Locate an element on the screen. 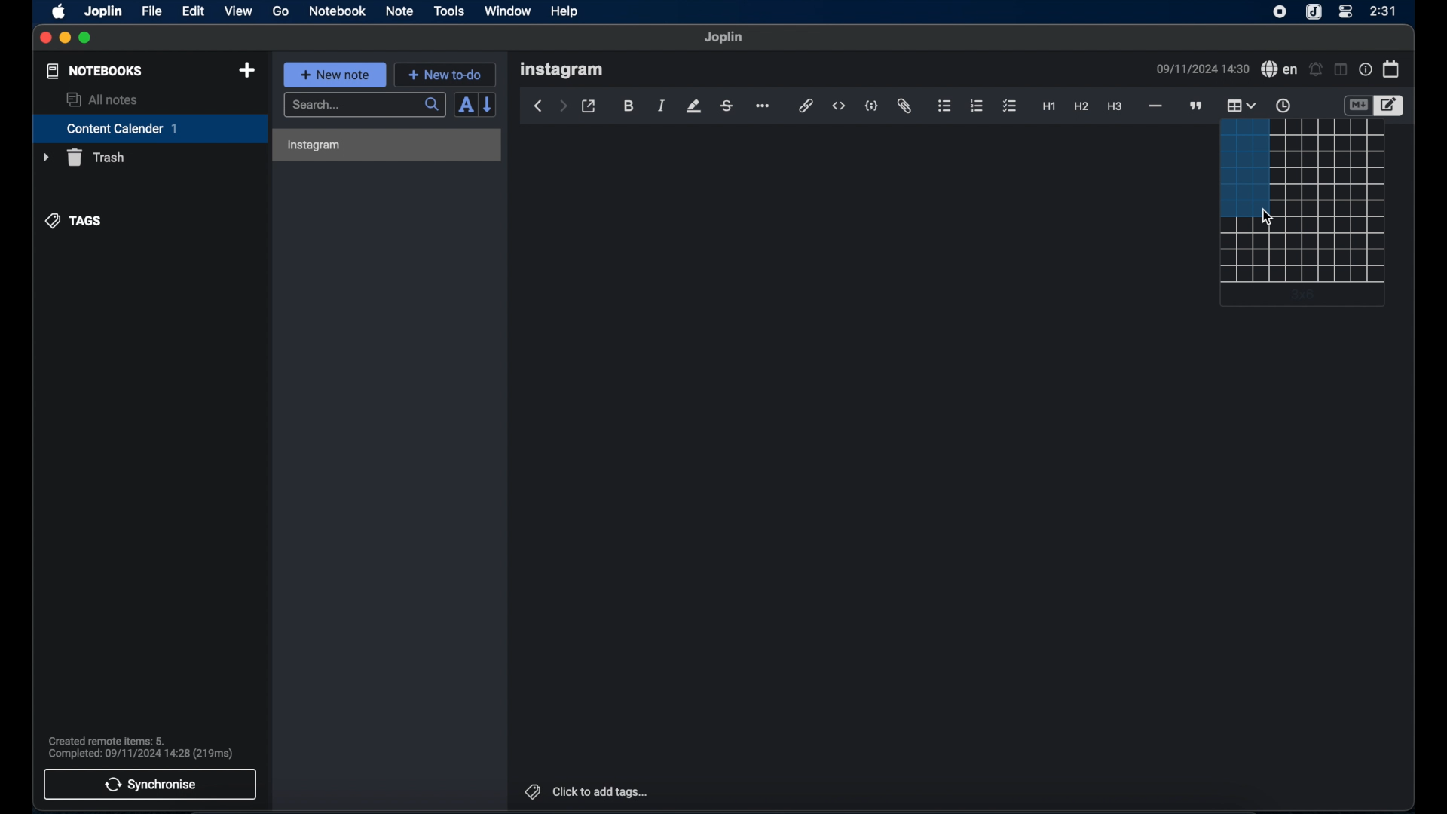 This screenshot has height=814, width=1447. apple icon is located at coordinates (60, 12).